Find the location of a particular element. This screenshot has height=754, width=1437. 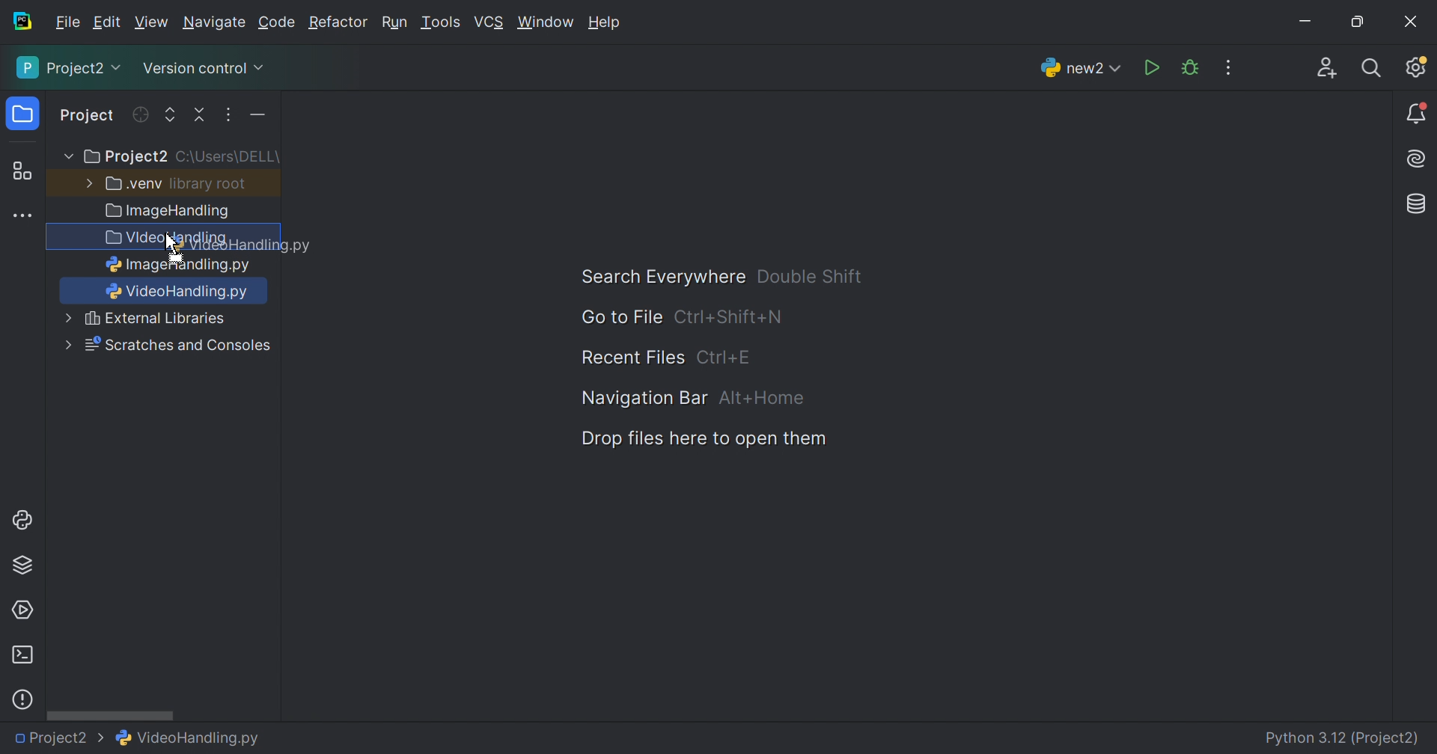

Ctrl+E is located at coordinates (724, 357).